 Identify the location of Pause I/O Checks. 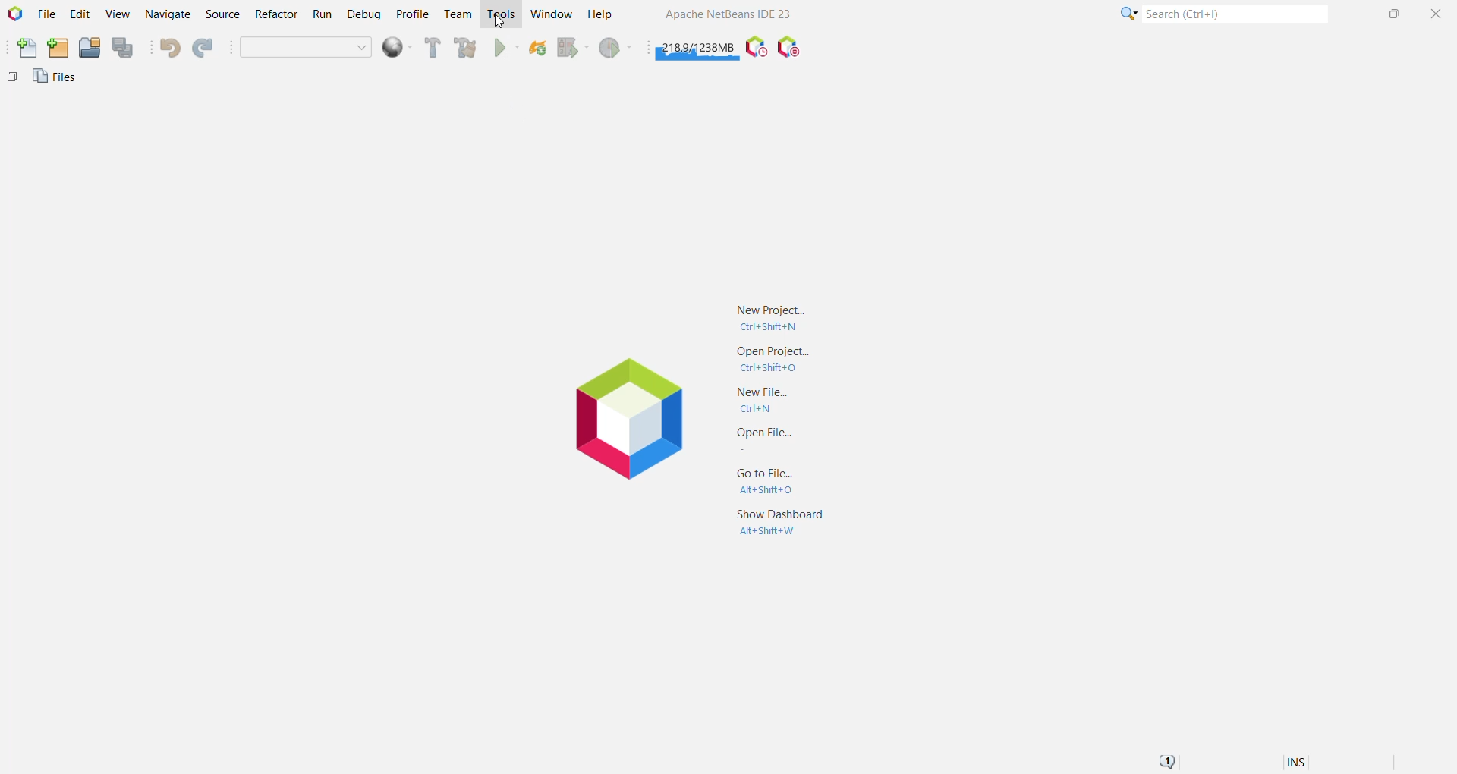
(790, 48).